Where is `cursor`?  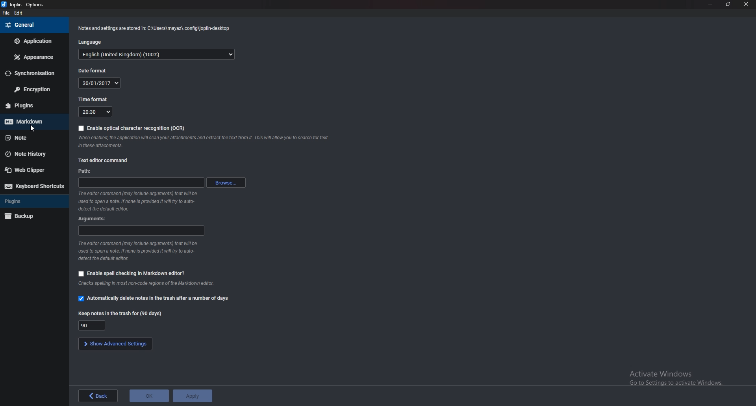 cursor is located at coordinates (32, 129).